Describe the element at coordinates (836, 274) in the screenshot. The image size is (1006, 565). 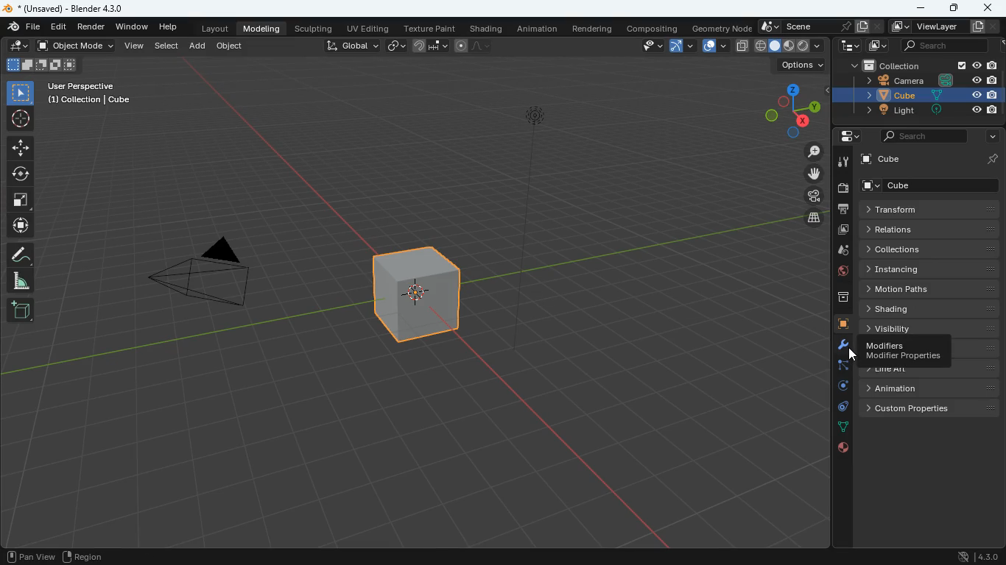
I see `globe` at that location.